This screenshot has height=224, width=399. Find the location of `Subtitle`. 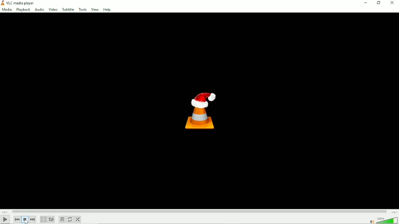

Subtitle is located at coordinates (68, 10).